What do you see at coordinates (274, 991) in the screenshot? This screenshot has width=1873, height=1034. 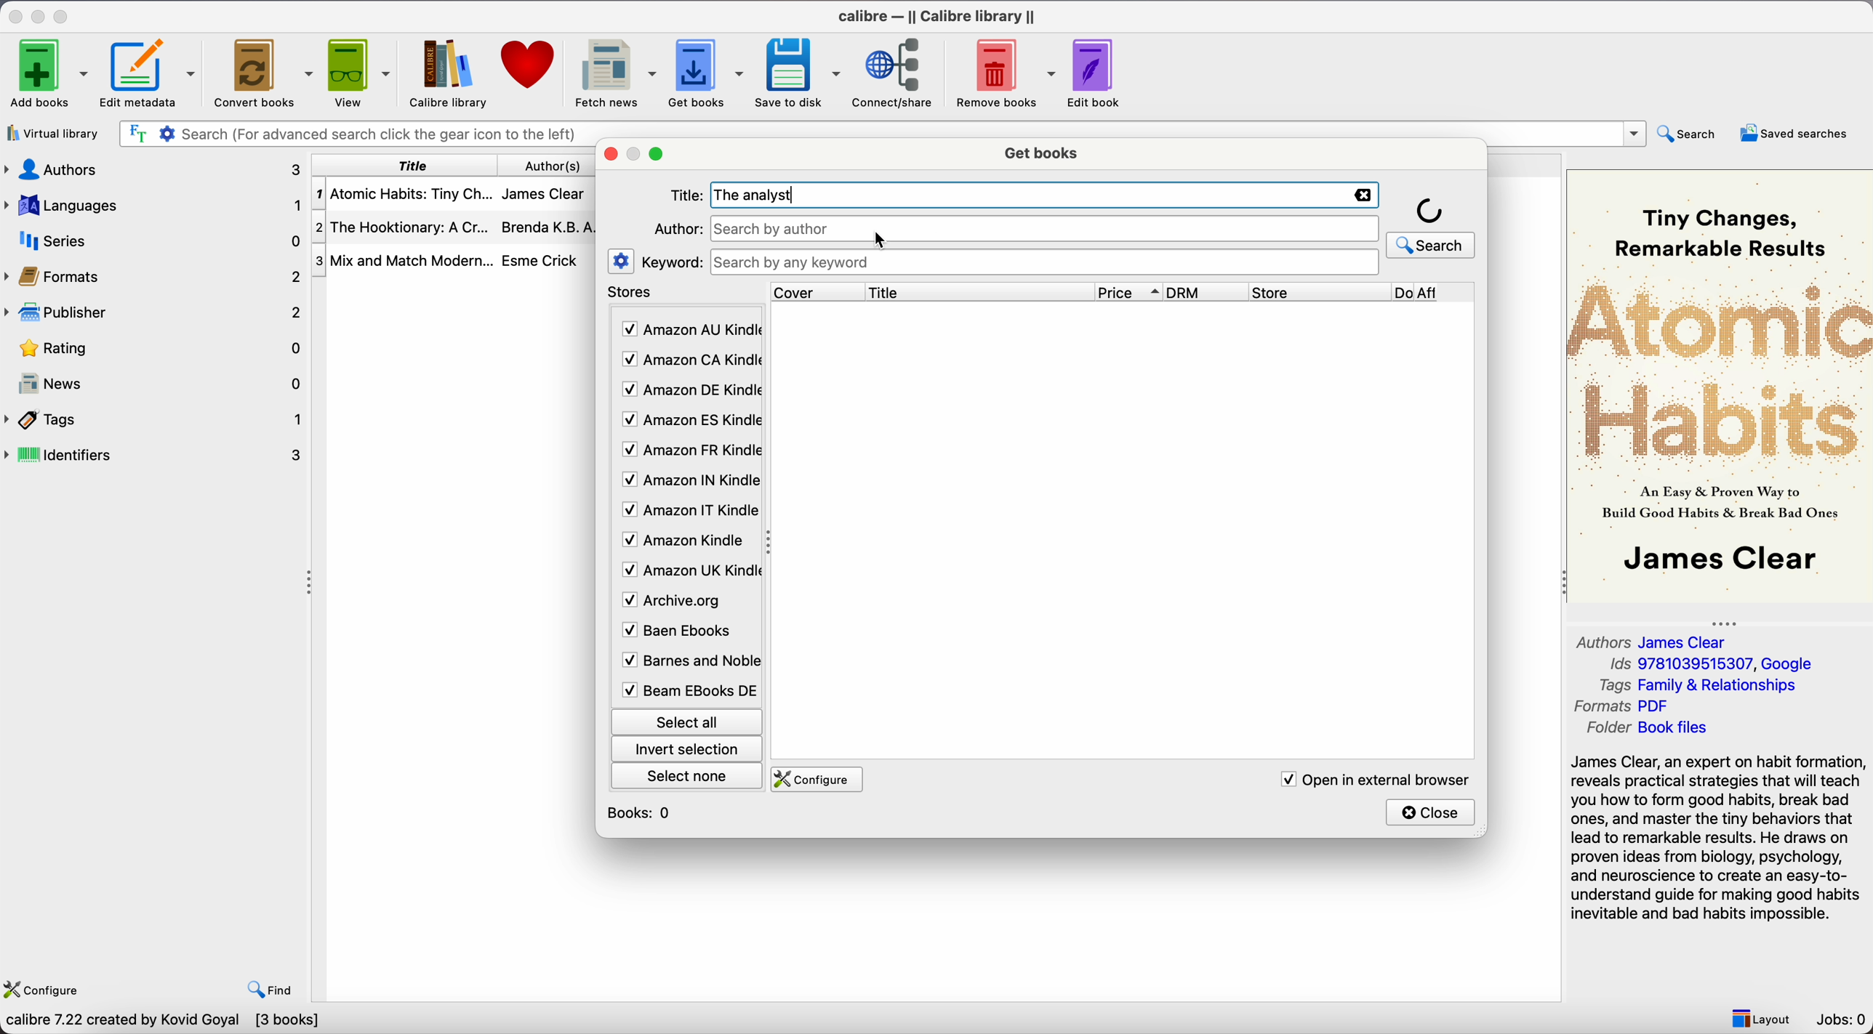 I see `find` at bounding box center [274, 991].